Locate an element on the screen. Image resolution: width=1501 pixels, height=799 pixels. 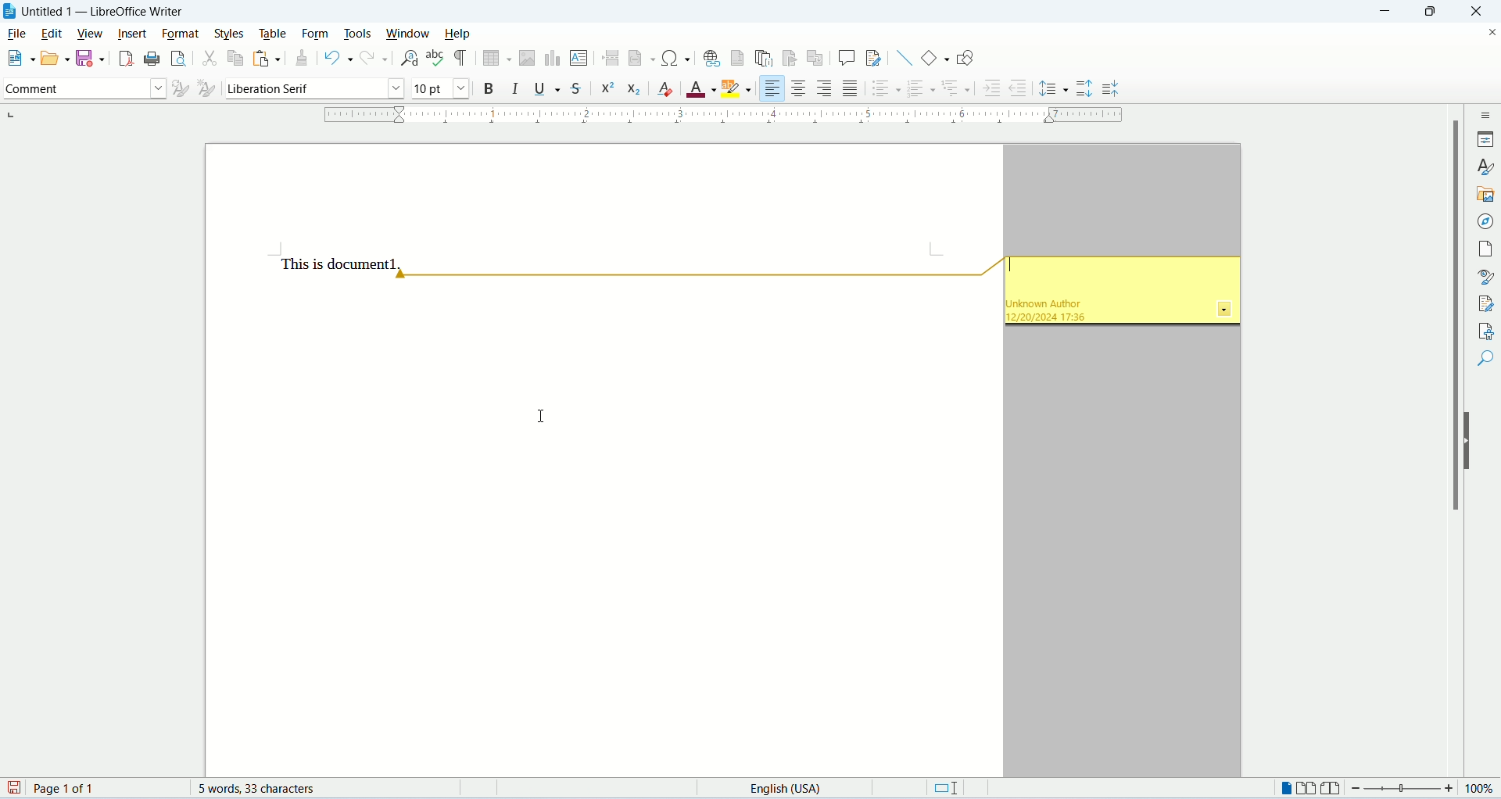
manage changes is located at coordinates (1483, 304).